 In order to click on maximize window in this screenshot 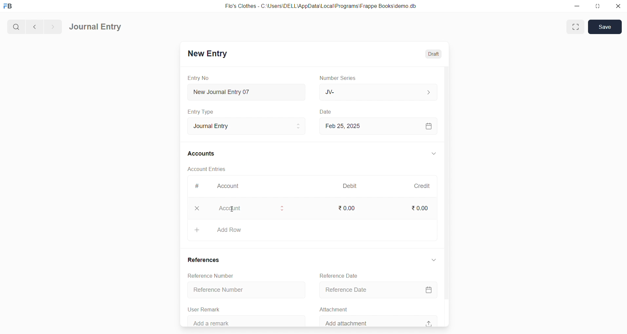, I will do `click(577, 27)`.